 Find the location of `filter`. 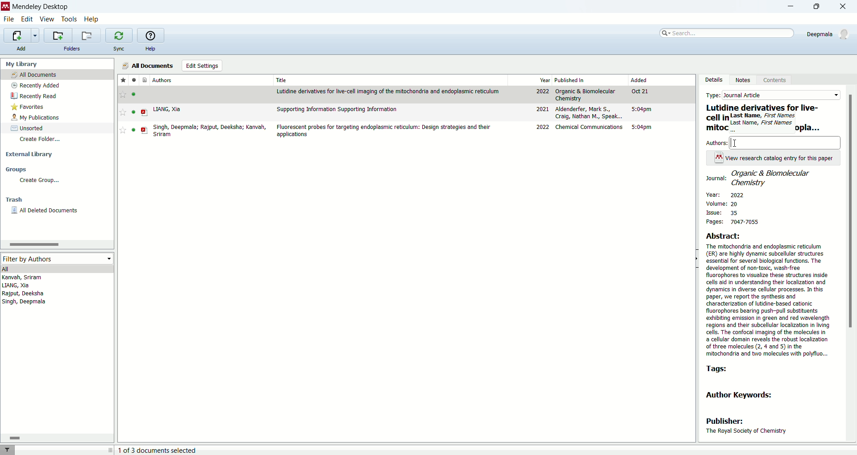

filter is located at coordinates (8, 450).